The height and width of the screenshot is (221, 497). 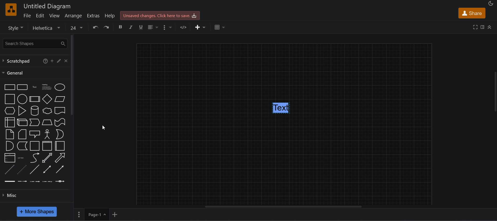 What do you see at coordinates (35, 158) in the screenshot?
I see `Curve` at bounding box center [35, 158].